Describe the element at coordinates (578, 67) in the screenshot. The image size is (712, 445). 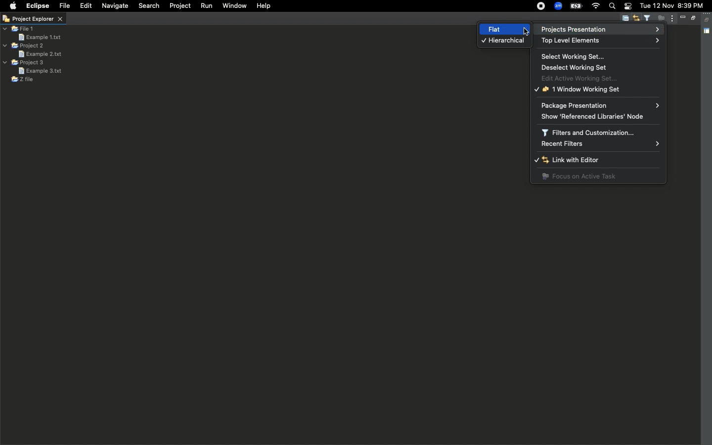
I see `Deselect working set` at that location.